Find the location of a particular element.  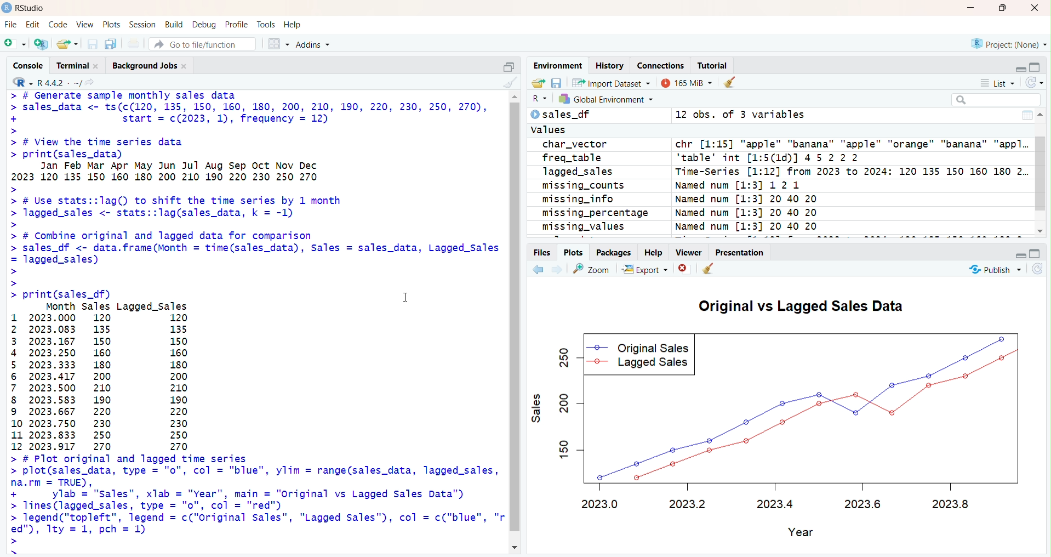

background jobs is located at coordinates (152, 66).